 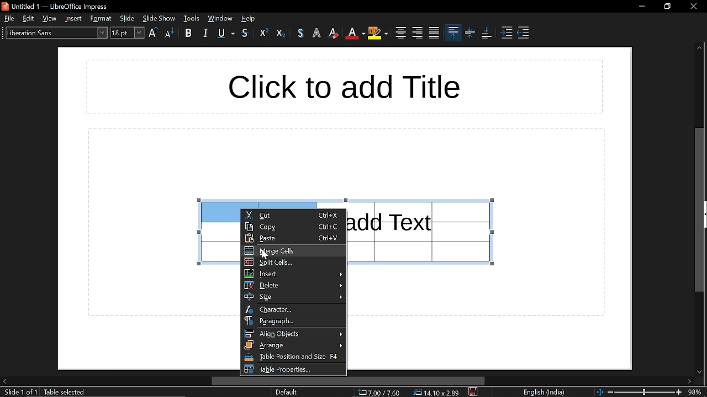 I want to click on cut, so click(x=293, y=214).